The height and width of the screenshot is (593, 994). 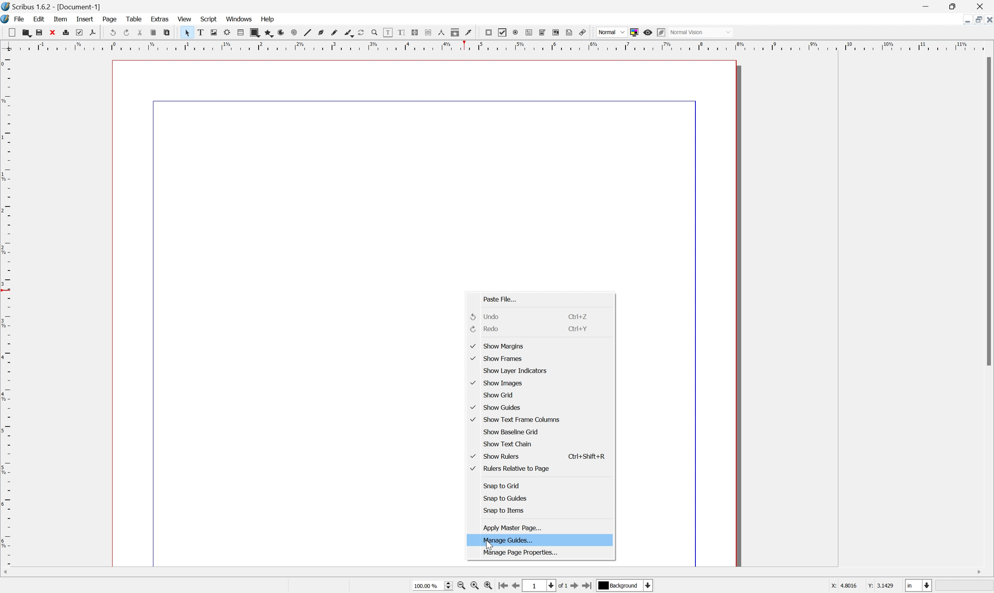 I want to click on page, so click(x=110, y=19).